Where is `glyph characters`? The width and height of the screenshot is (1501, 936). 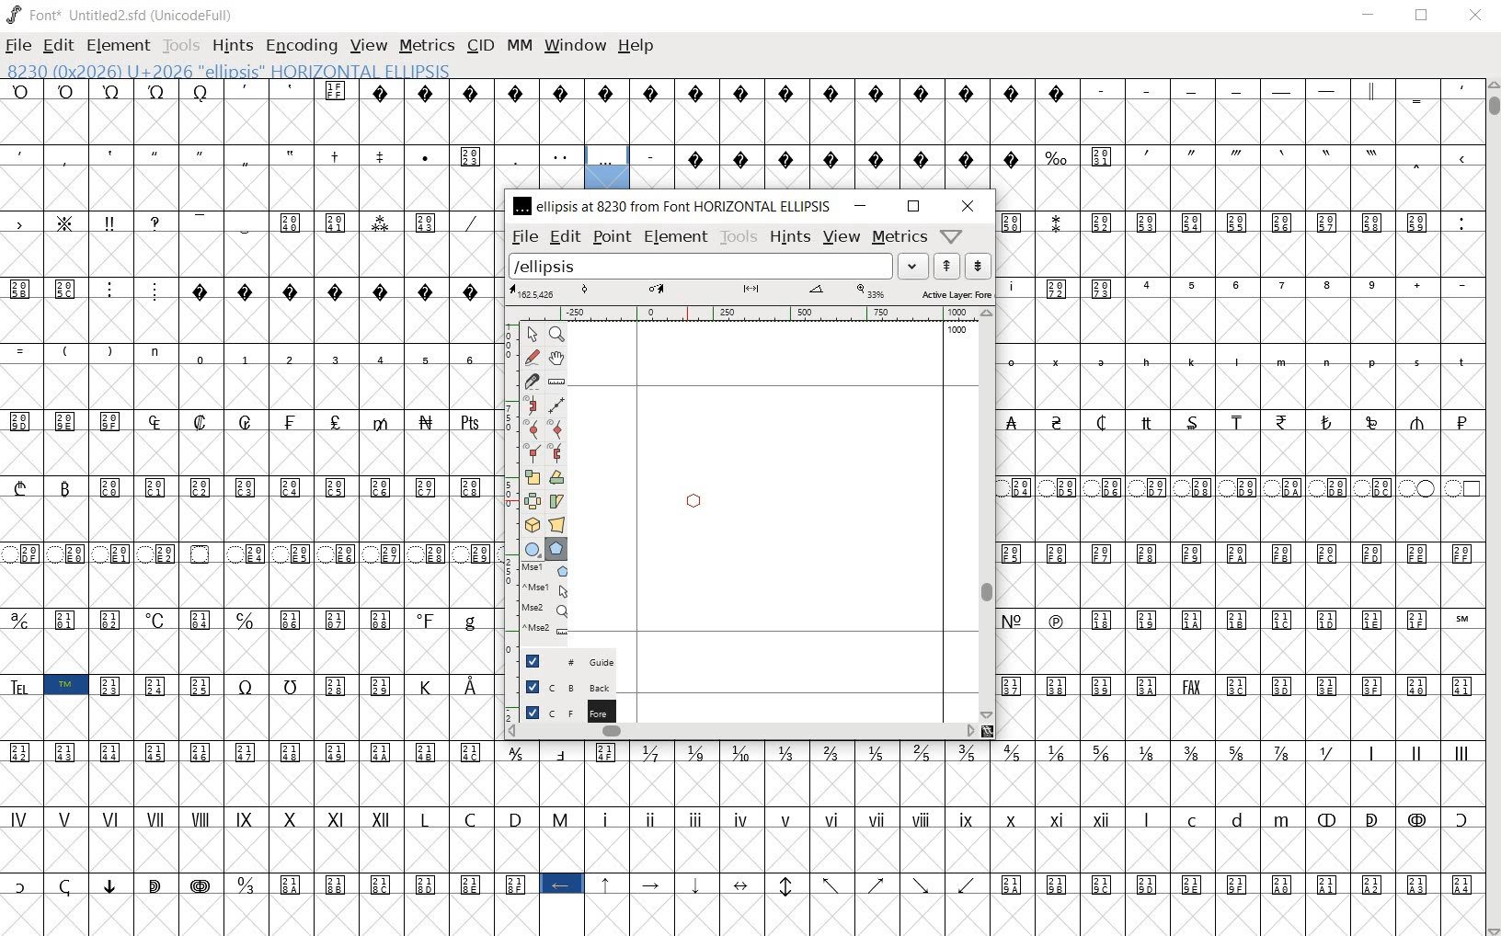 glyph characters is located at coordinates (1078, 133).